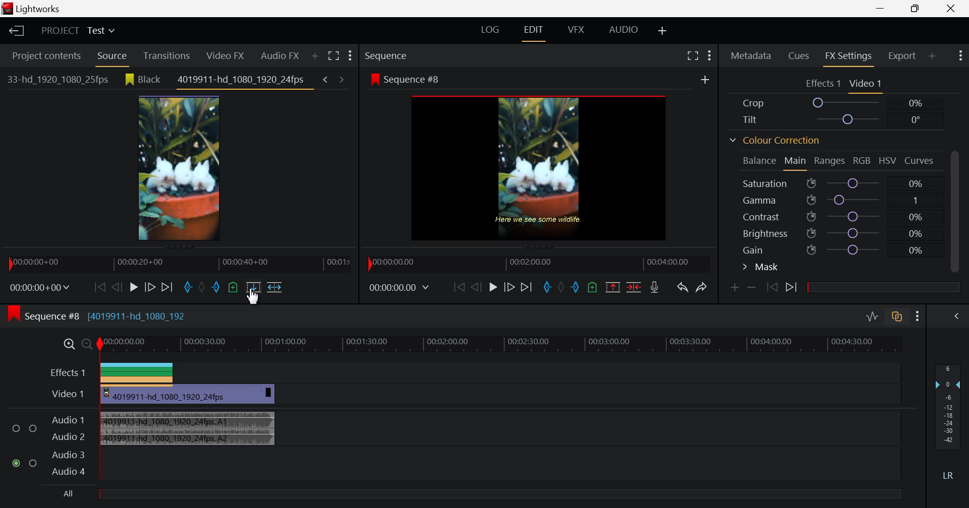 The height and width of the screenshot is (508, 969). Describe the element at coordinates (510, 286) in the screenshot. I see `Go Forward` at that location.